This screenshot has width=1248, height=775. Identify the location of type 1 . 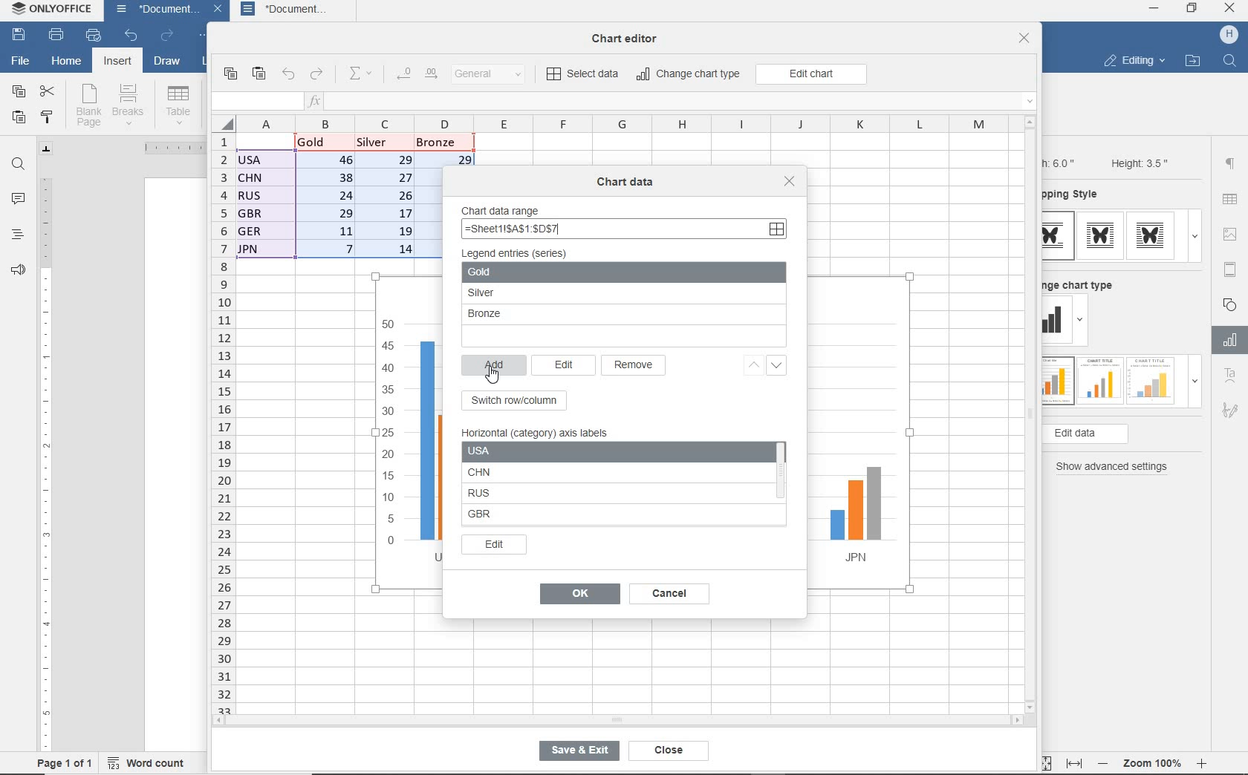
(1057, 382).